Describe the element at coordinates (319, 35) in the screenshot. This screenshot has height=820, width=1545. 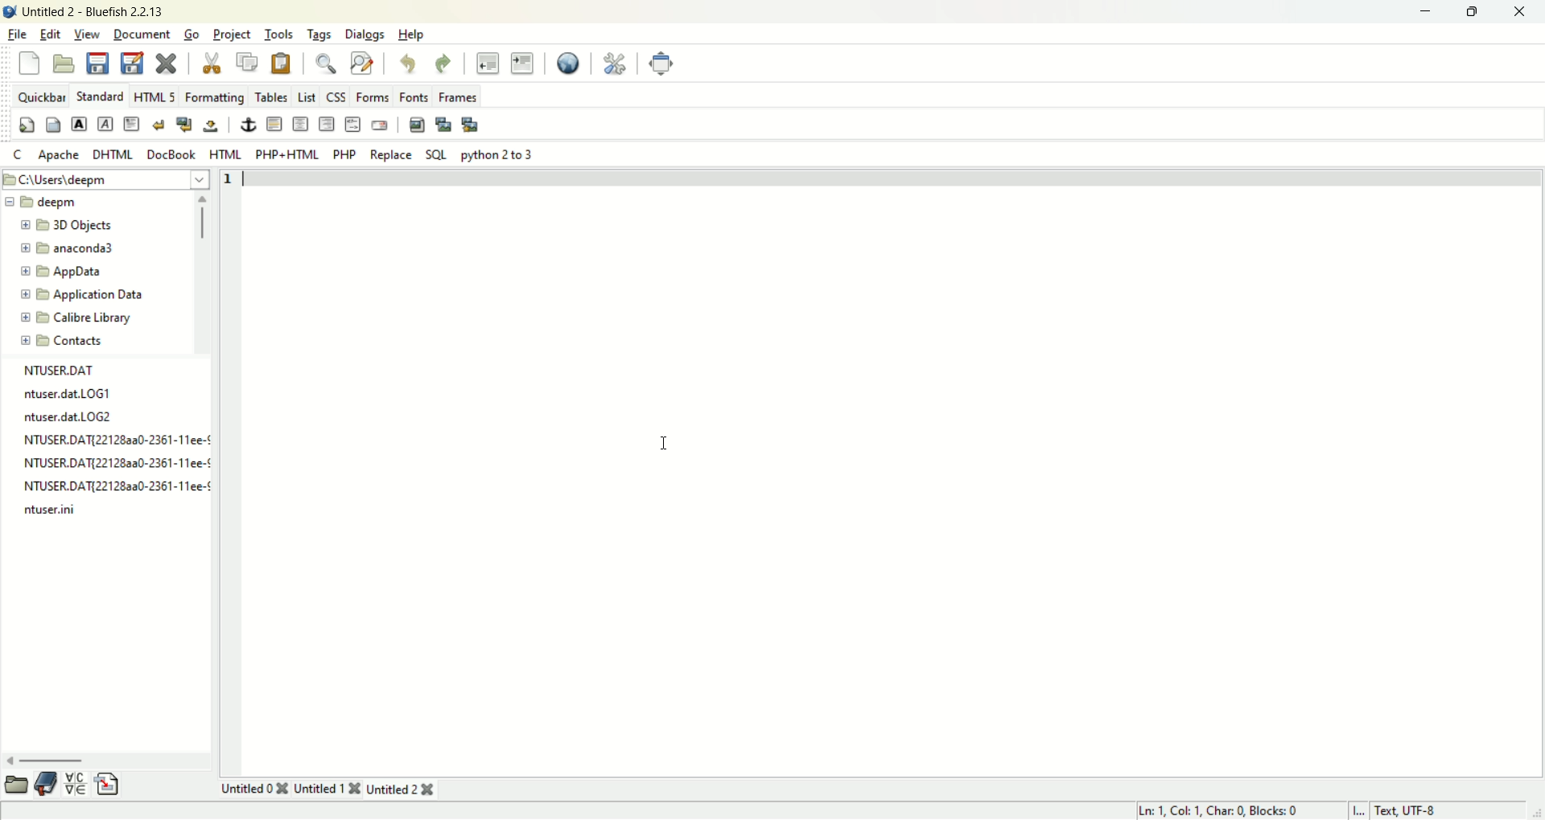
I see `tags` at that location.